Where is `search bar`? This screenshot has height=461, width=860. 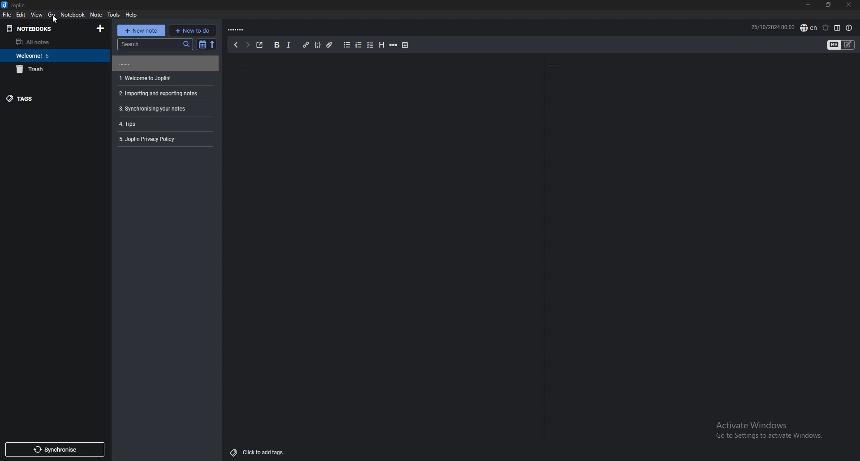
search bar is located at coordinates (155, 44).